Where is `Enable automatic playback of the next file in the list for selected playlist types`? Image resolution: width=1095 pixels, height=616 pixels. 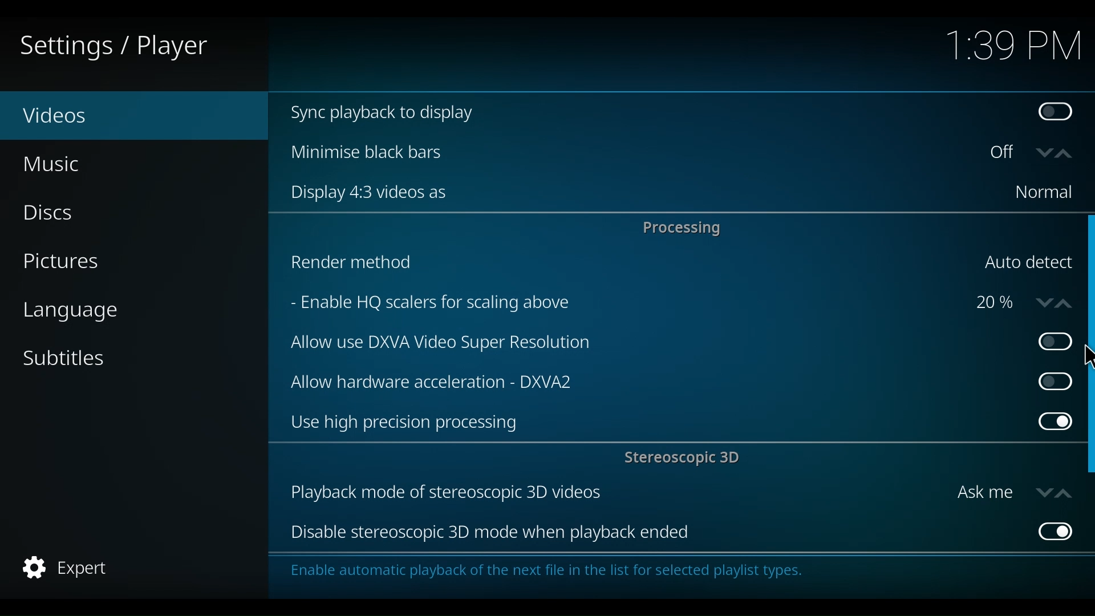 Enable automatic playback of the next file in the list for selected playlist types is located at coordinates (551, 574).